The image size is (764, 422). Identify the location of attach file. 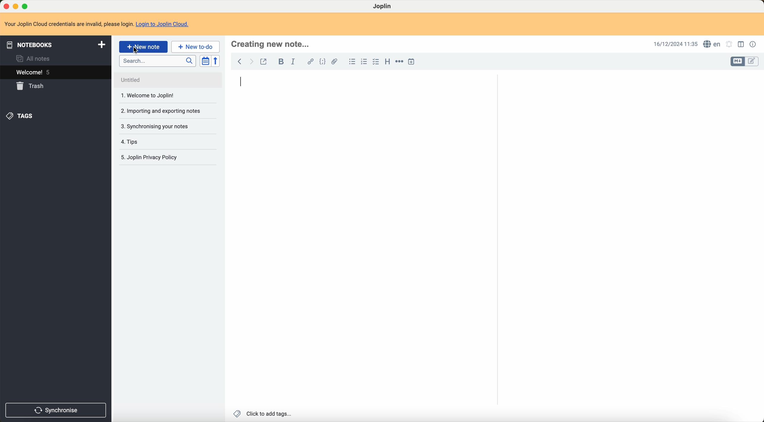
(335, 61).